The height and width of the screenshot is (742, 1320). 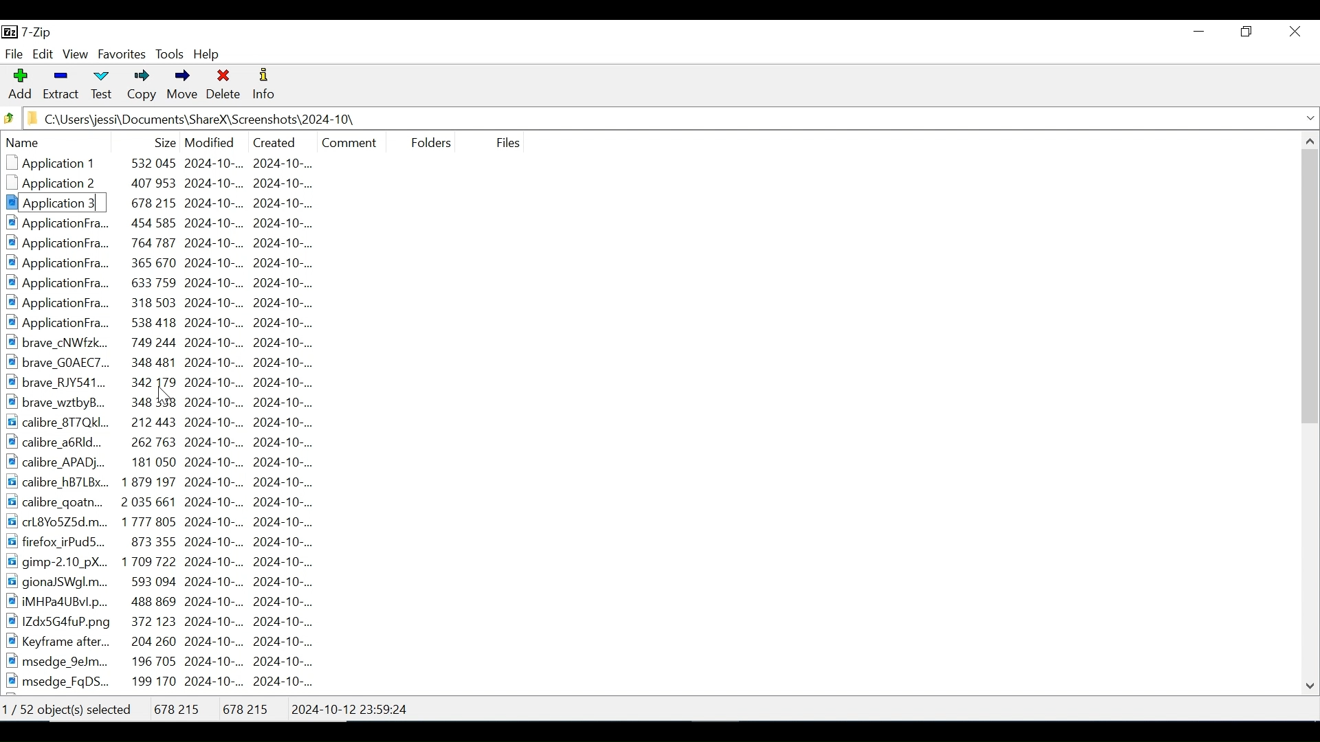 I want to click on 1 / 52 object(s) selected 678 215 678 215 2024-10-12 23:59:24, so click(x=214, y=706).